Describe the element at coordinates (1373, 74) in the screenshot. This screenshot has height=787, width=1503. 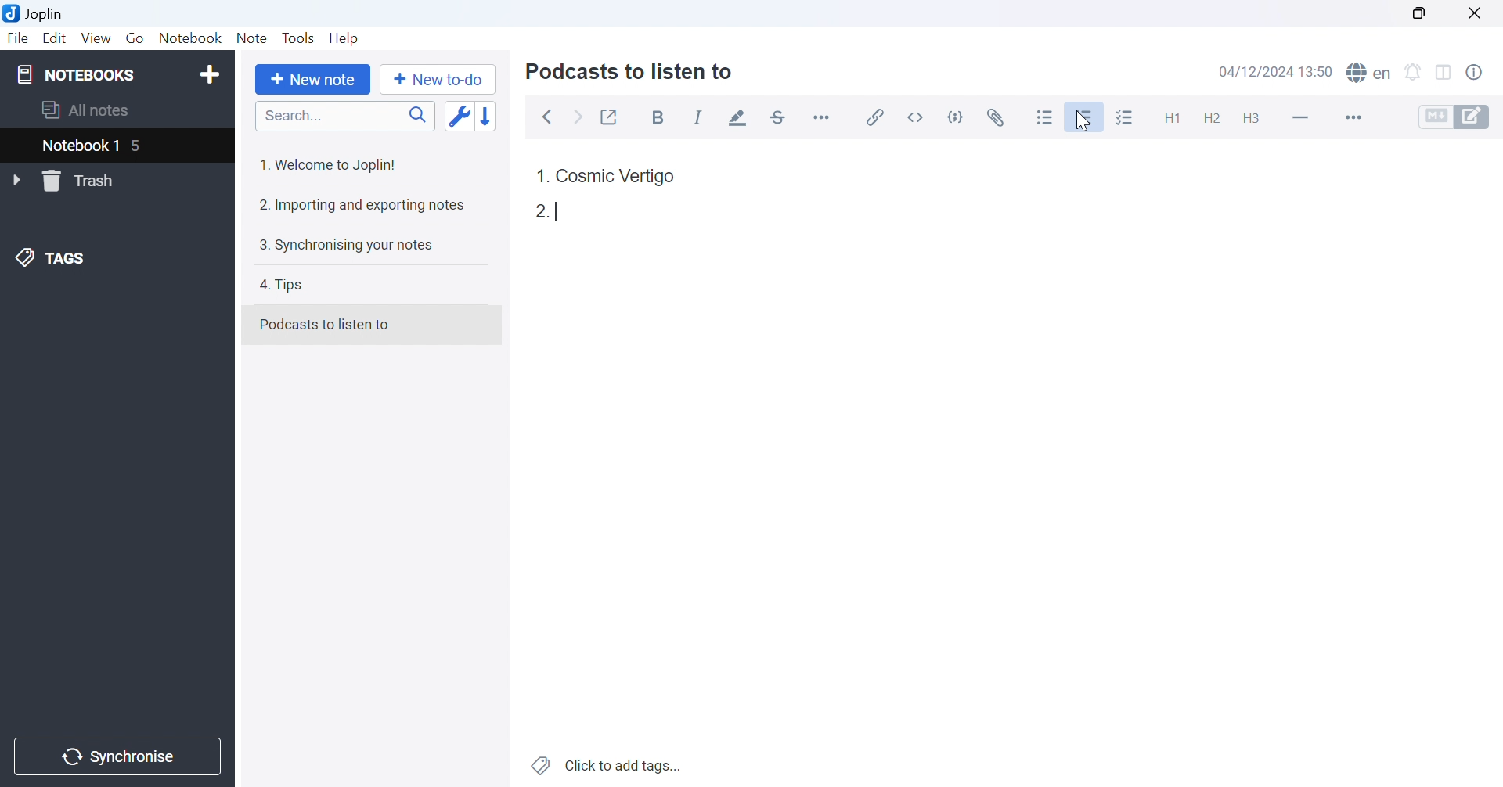
I see `spell checker` at that location.